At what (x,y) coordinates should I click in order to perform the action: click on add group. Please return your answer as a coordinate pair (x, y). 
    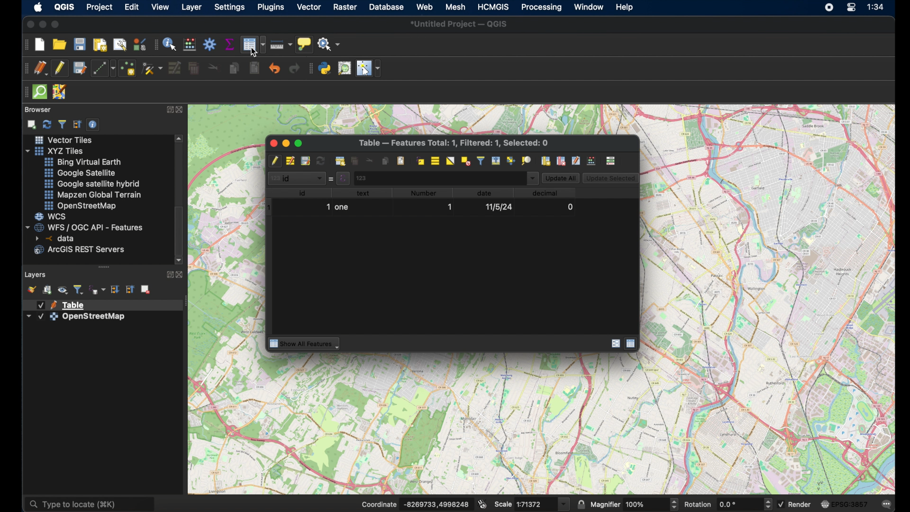
    Looking at the image, I should click on (47, 290).